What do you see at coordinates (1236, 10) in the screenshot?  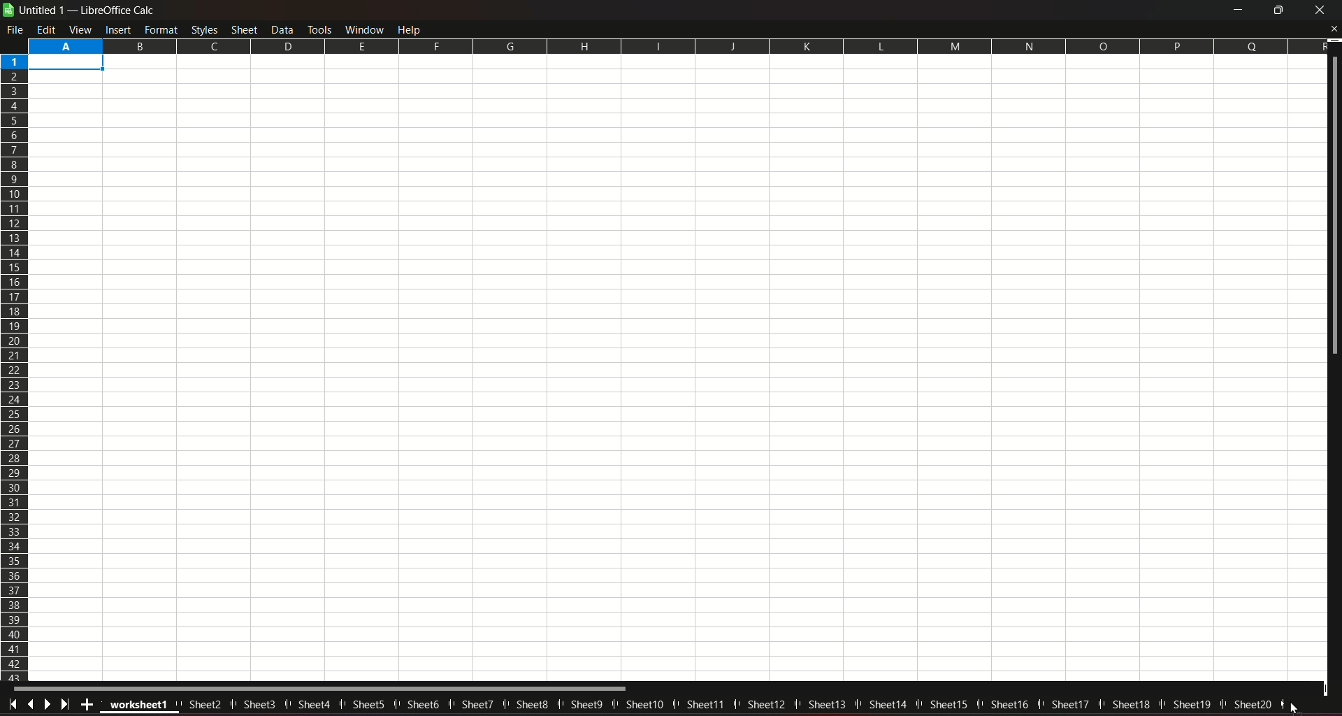 I see `Minimize` at bounding box center [1236, 10].